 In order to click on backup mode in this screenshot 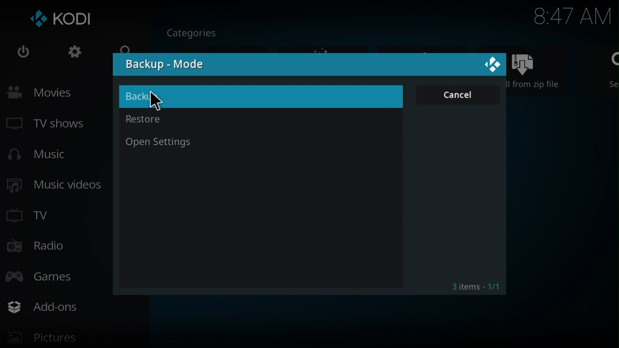, I will do `click(165, 64)`.